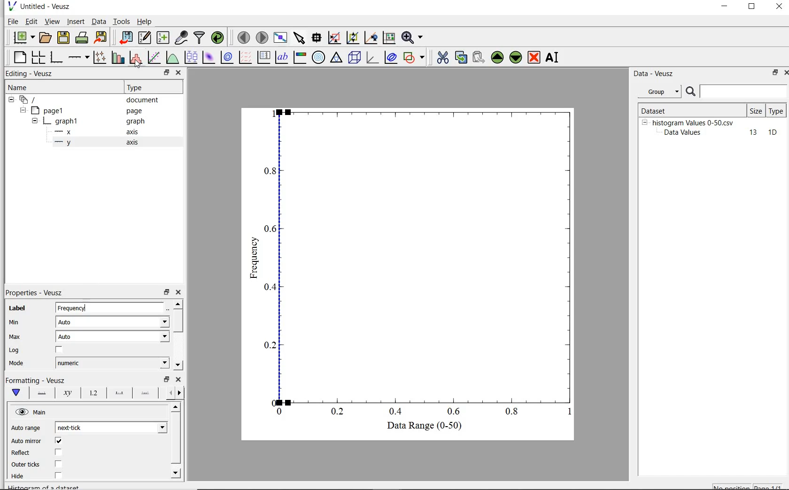  I want to click on close, so click(784, 74).